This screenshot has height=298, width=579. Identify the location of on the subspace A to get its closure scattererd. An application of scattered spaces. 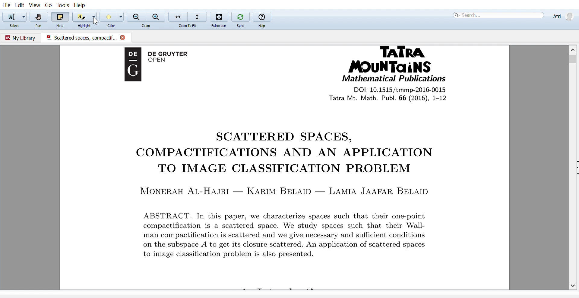
(293, 245).